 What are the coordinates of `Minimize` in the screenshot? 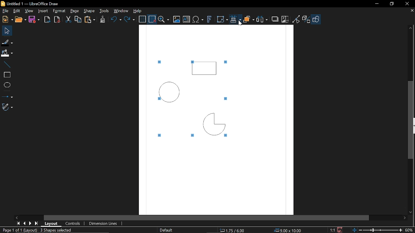 It's located at (376, 4).